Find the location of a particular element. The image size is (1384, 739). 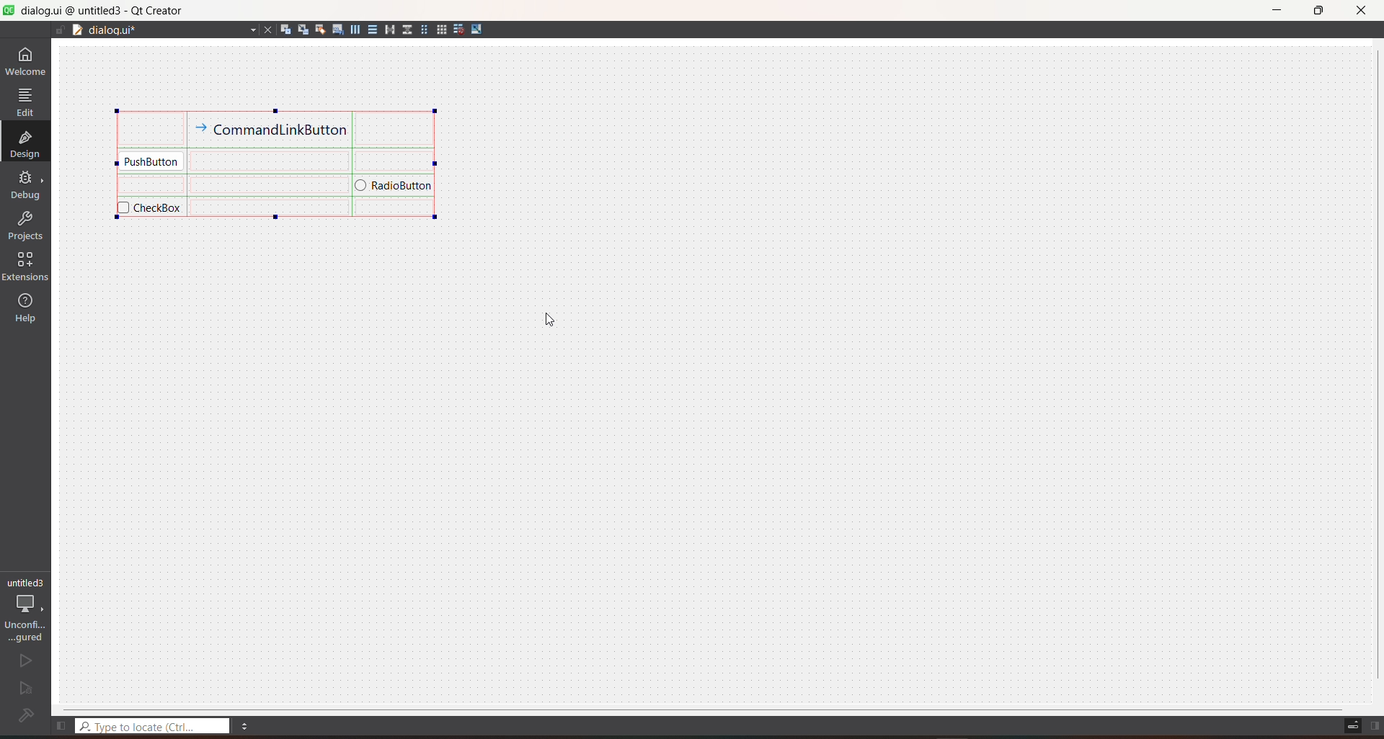

project not configured is located at coordinates (25, 716).